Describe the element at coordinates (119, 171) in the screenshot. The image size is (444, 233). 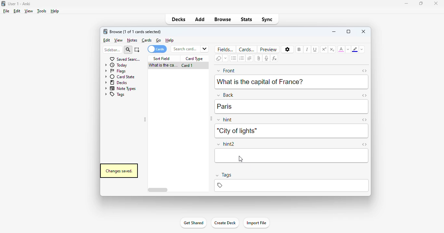
I see `changes saved` at that location.